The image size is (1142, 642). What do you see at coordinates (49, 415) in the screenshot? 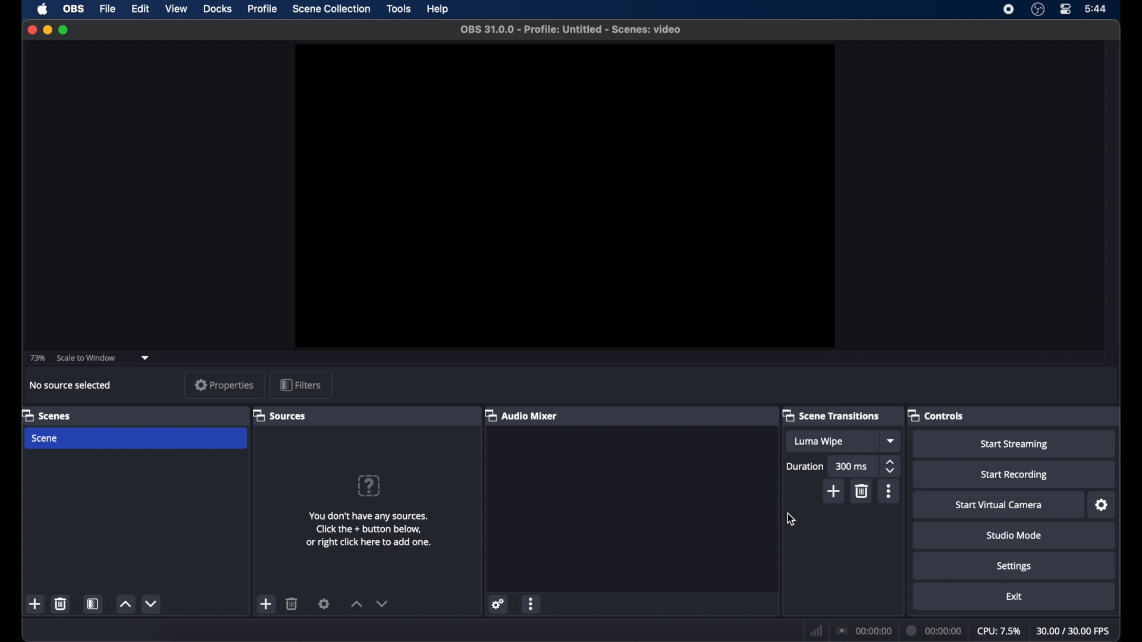
I see `scenes` at bounding box center [49, 415].